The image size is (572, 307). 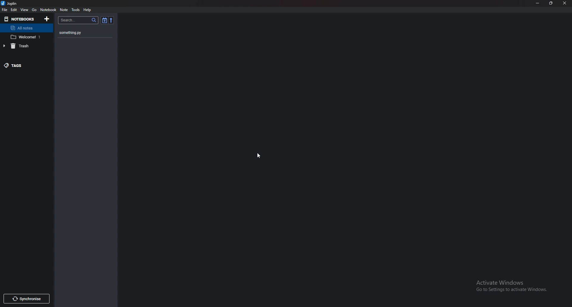 I want to click on File, so click(x=5, y=10).